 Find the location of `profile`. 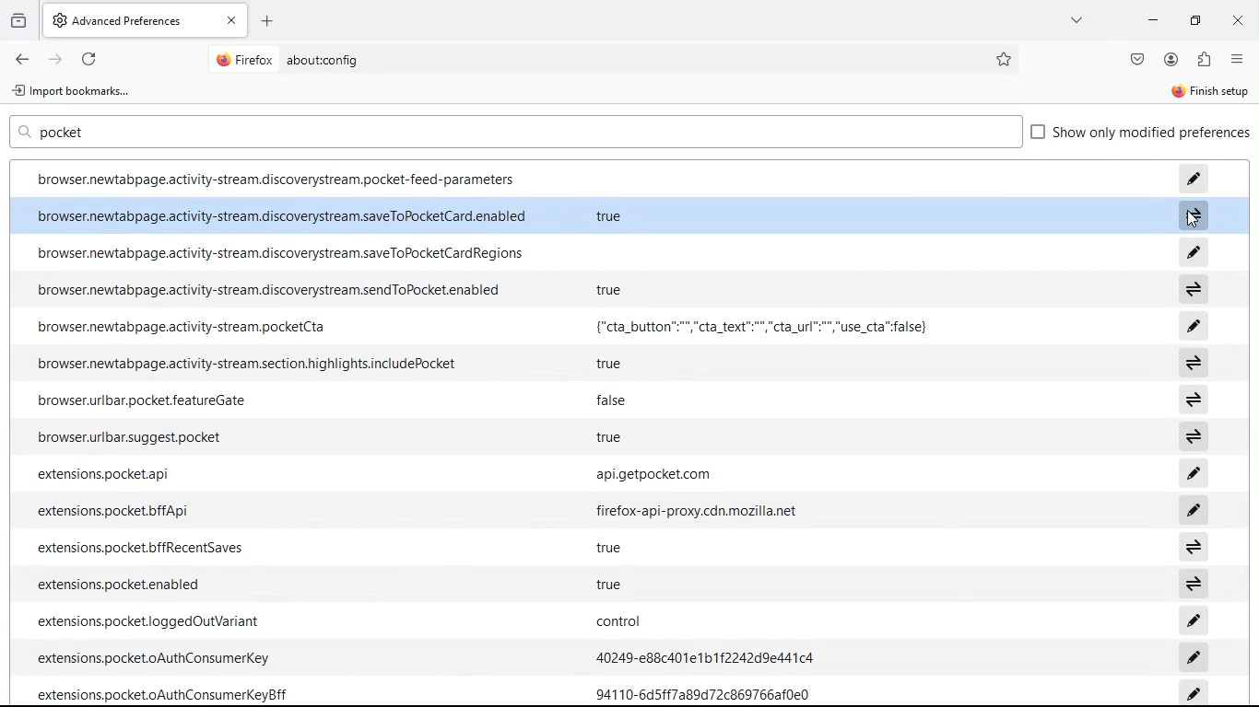

profile is located at coordinates (1172, 60).